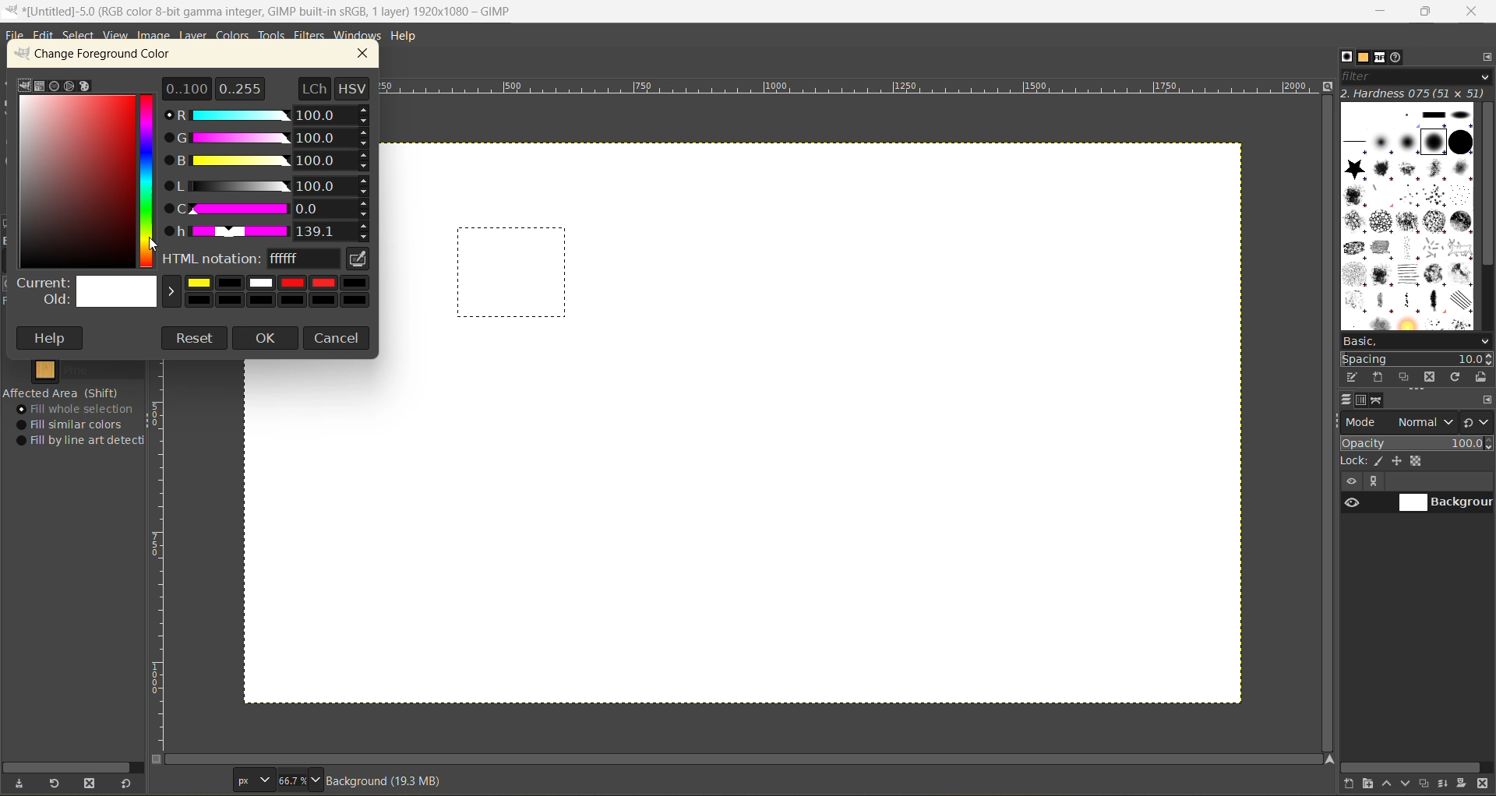 Image resolution: width=1496 pixels, height=796 pixels. What do you see at coordinates (1428, 782) in the screenshot?
I see `create a duplicate layer` at bounding box center [1428, 782].